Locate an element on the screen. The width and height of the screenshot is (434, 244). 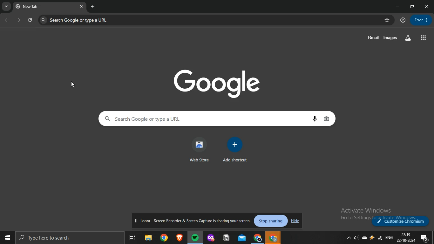
onedrive is located at coordinates (364, 237).